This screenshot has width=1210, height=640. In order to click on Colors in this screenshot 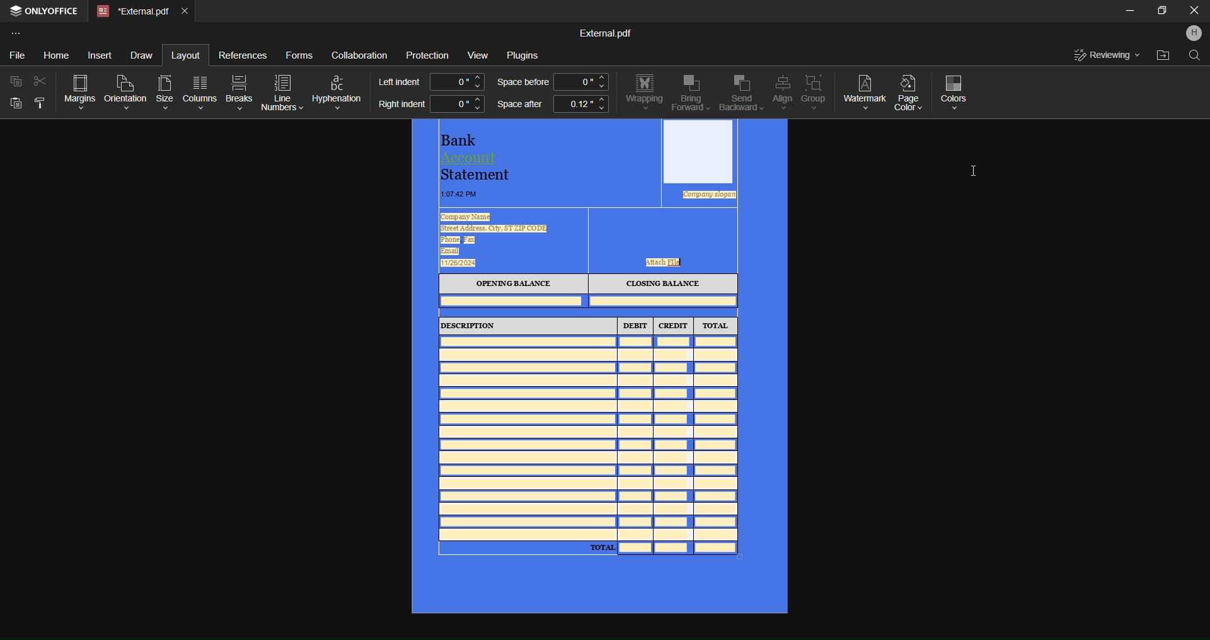, I will do `click(958, 91)`.